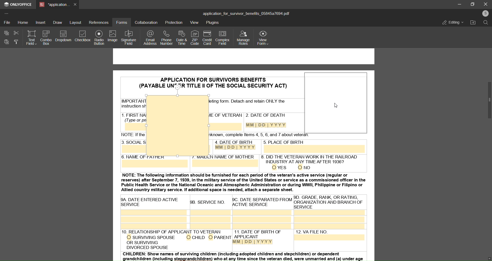 This screenshot has width=492, height=261. What do you see at coordinates (121, 22) in the screenshot?
I see `forms` at bounding box center [121, 22].